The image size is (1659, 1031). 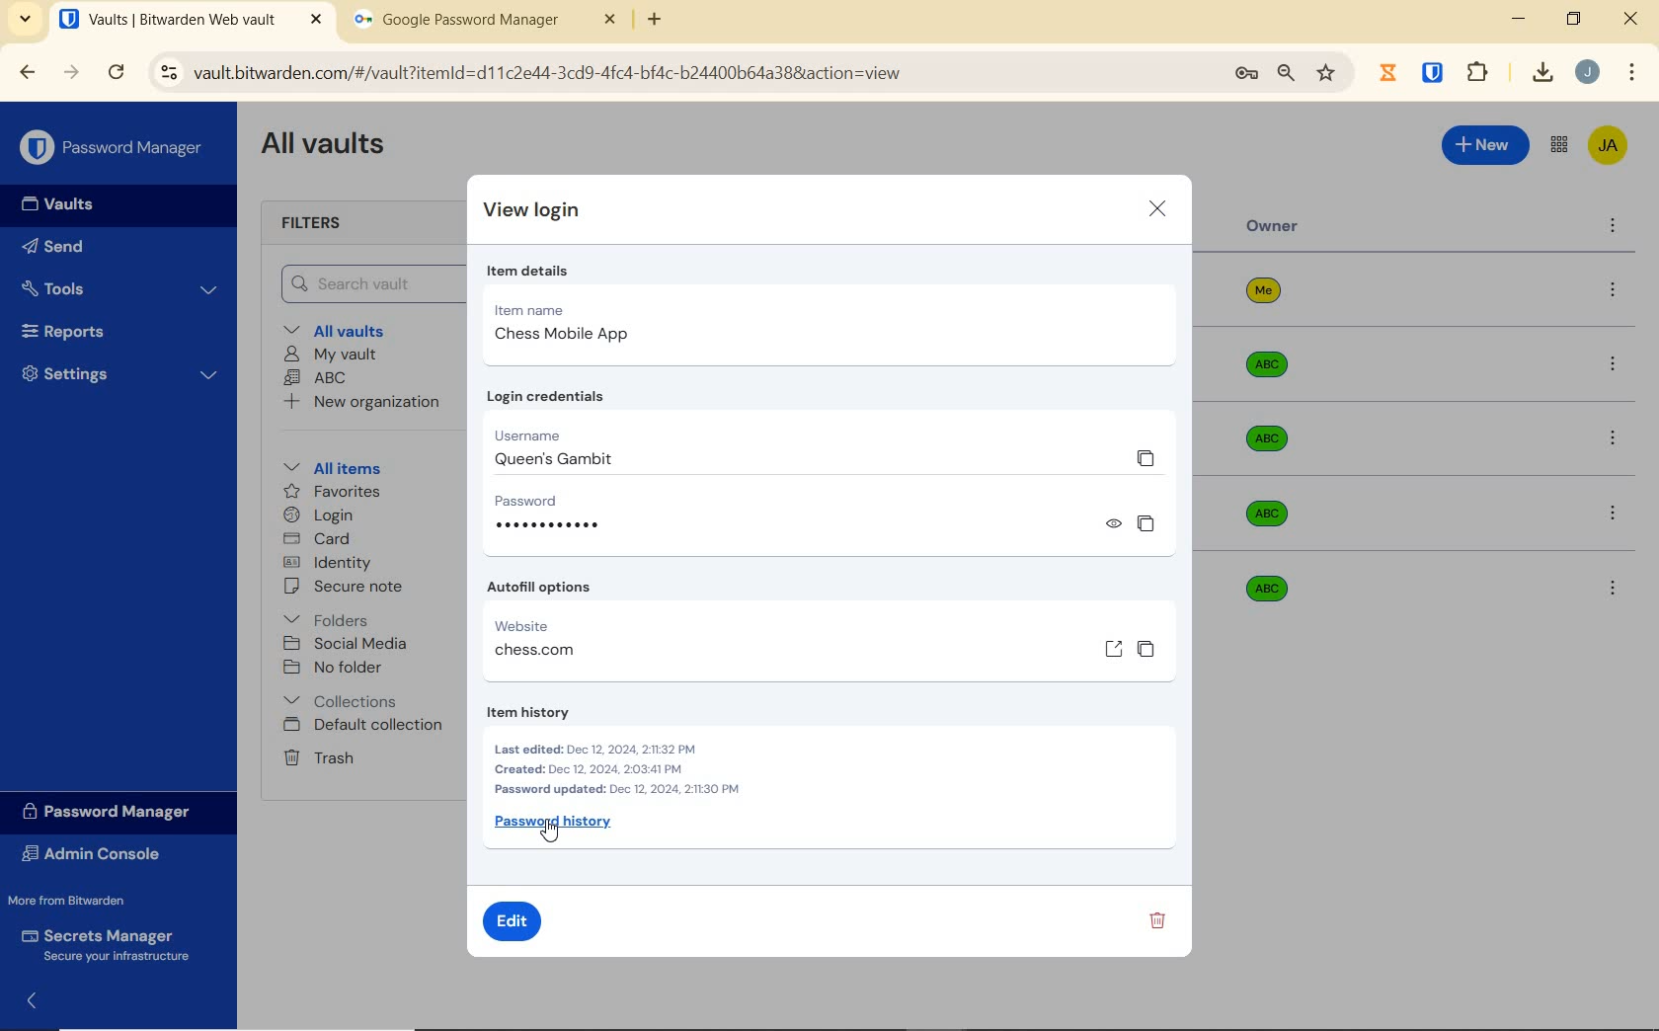 I want to click on address bar, so click(x=676, y=76).